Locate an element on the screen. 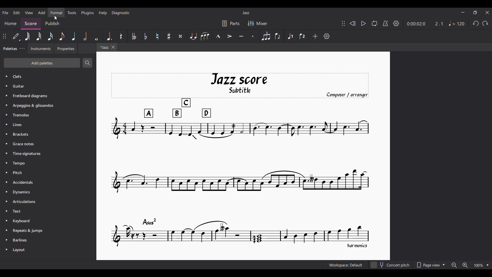 The width and height of the screenshot is (492, 277). Add is located at coordinates (315, 36).